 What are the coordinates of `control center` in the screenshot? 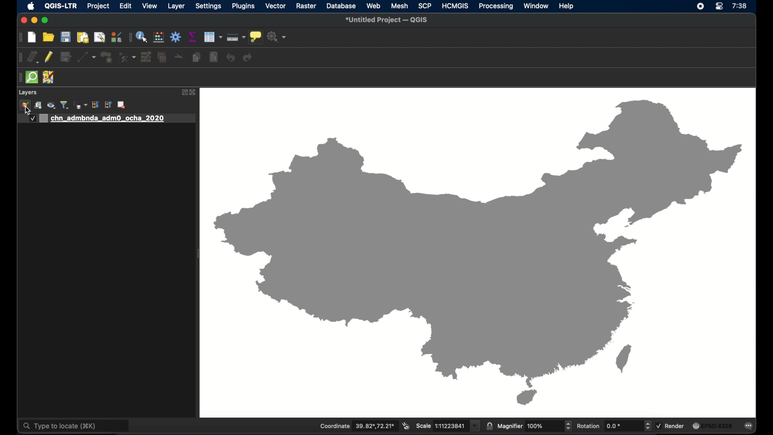 It's located at (719, 6).